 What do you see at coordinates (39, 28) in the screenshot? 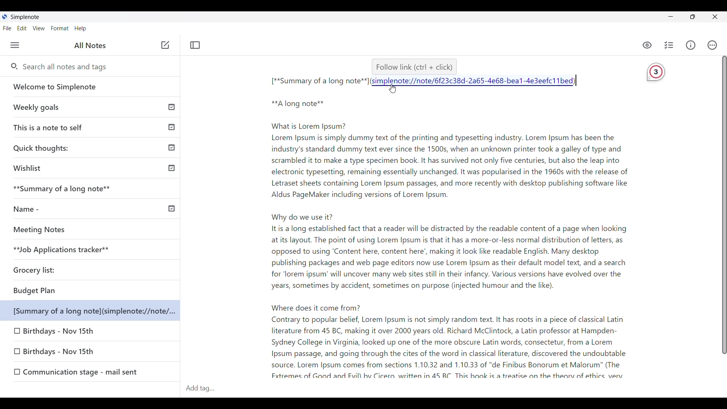
I see `View` at bounding box center [39, 28].